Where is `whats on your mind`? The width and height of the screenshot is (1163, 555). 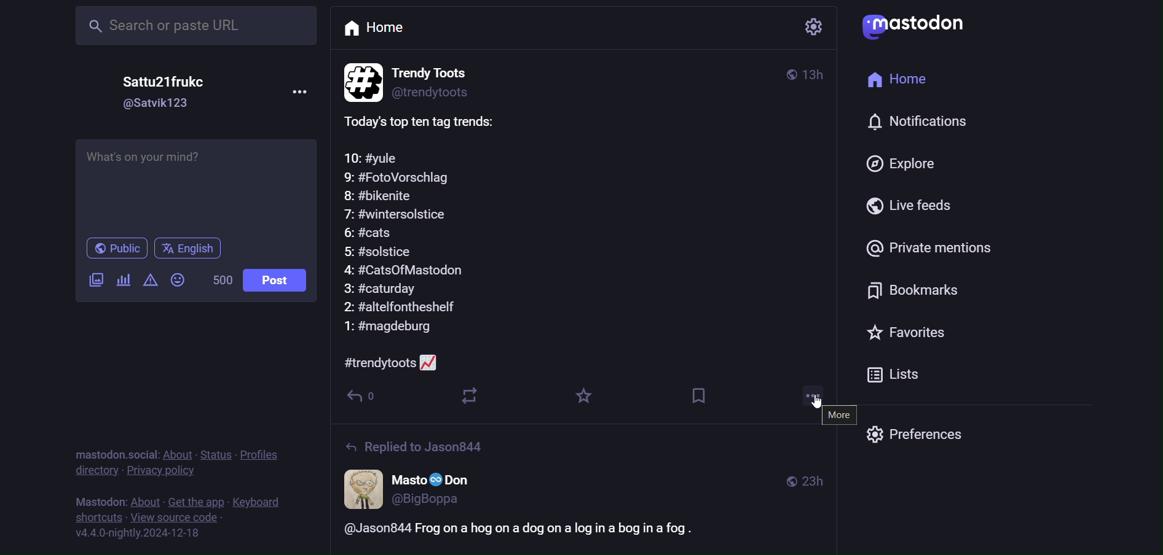 whats on your mind is located at coordinates (197, 180).